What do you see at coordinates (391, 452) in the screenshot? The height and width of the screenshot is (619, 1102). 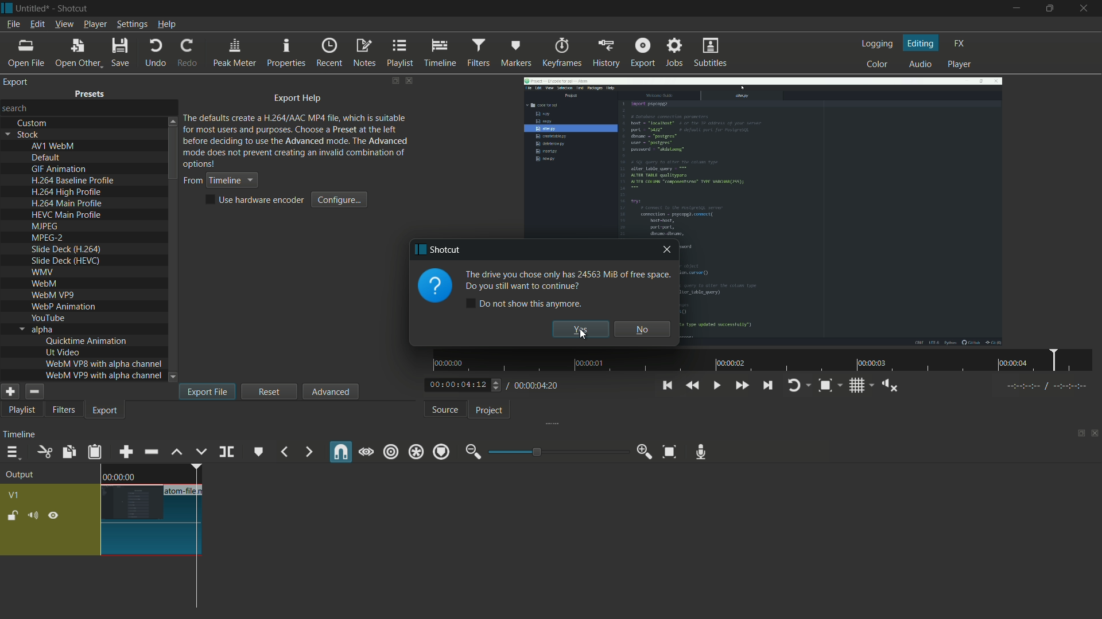 I see `ripple` at bounding box center [391, 452].